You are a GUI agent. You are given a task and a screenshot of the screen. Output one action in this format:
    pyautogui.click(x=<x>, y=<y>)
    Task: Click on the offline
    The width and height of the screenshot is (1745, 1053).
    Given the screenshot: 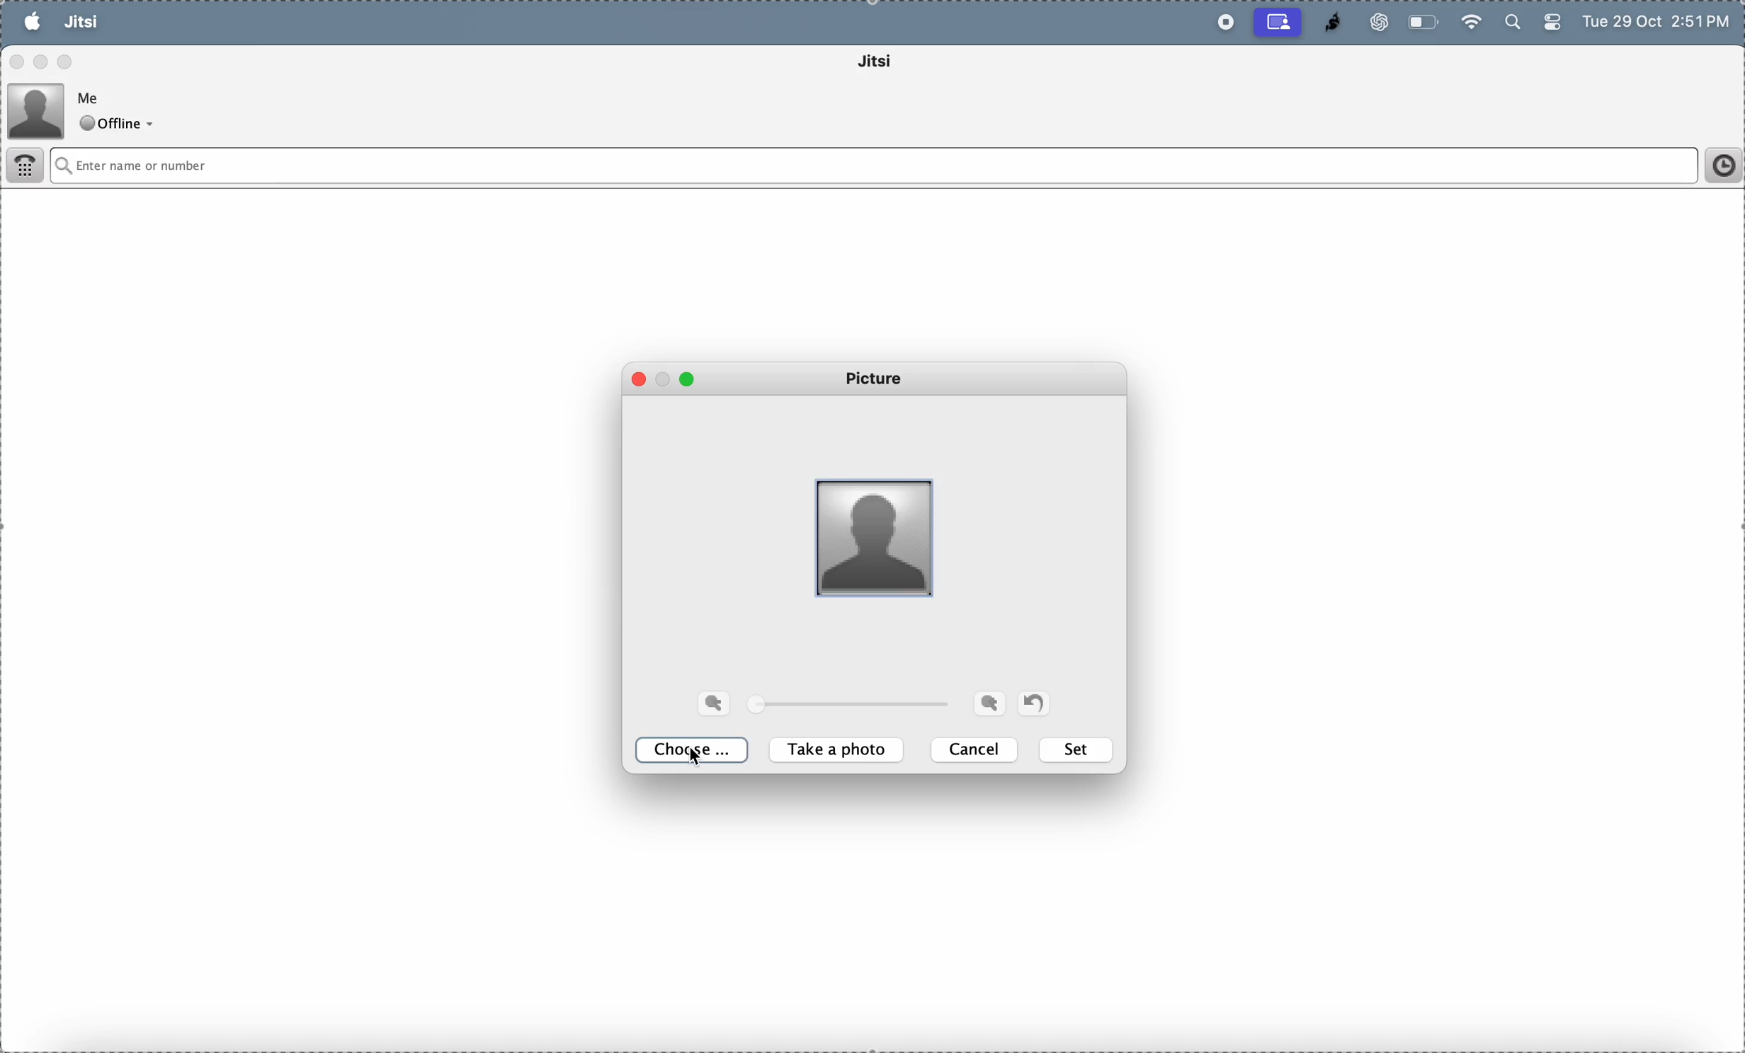 What is the action you would take?
    pyautogui.click(x=120, y=125)
    